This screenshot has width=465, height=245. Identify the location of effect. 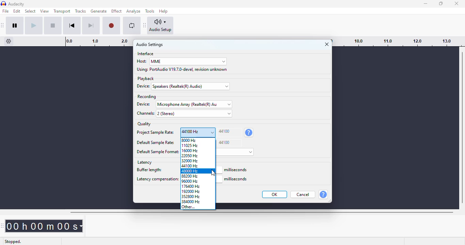
(116, 11).